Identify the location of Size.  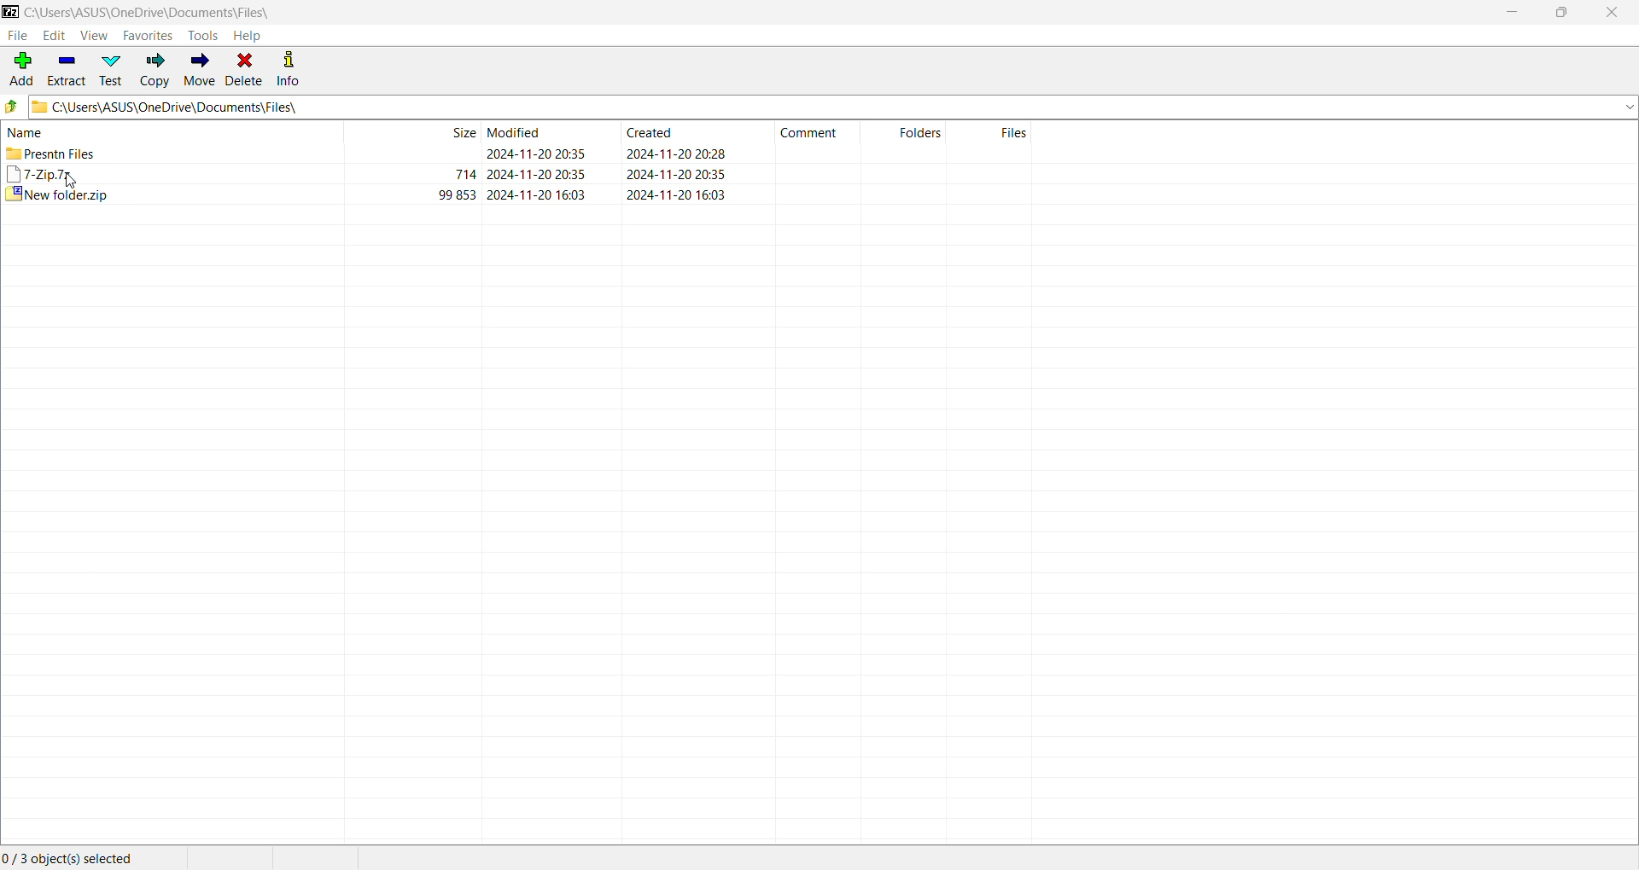
(446, 161).